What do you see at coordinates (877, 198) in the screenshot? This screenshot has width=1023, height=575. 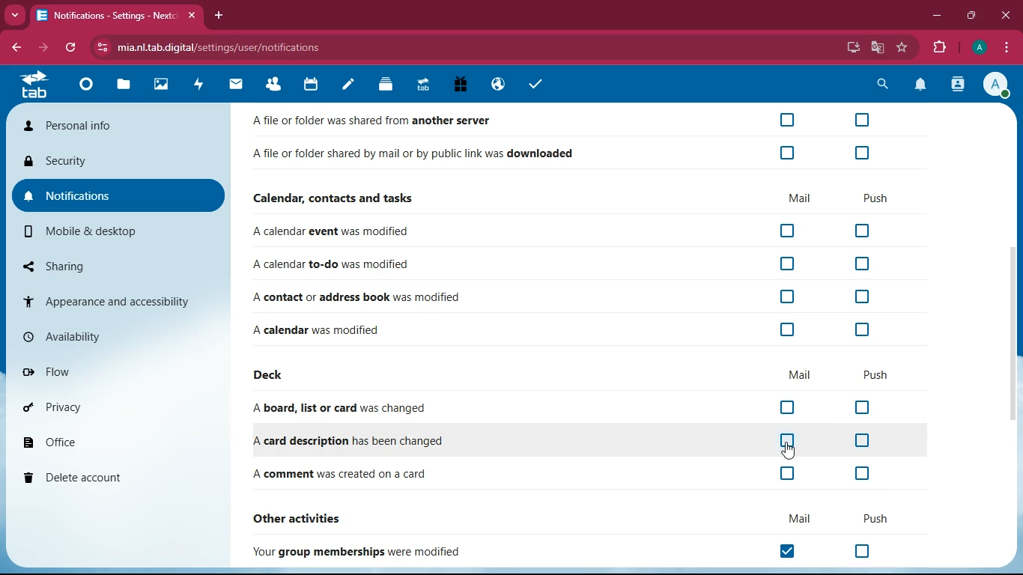 I see `push` at bounding box center [877, 198].